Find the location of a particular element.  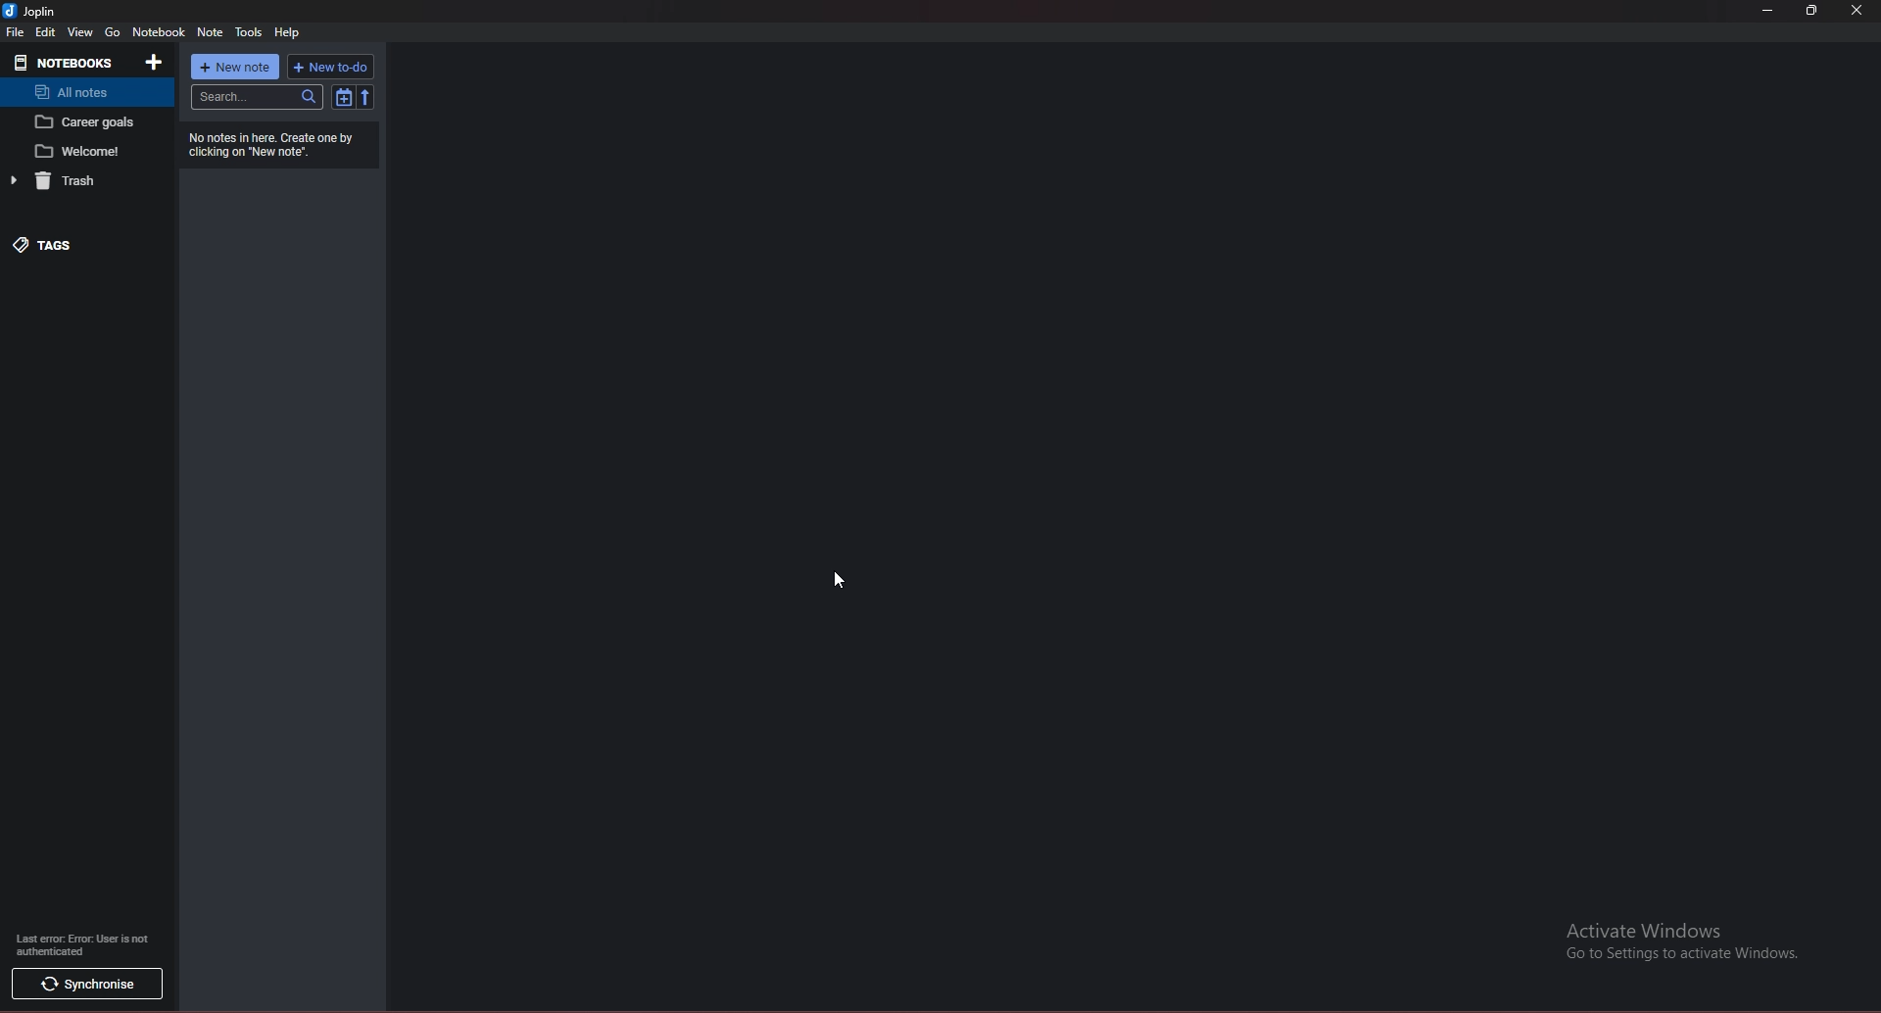

notebook is located at coordinates (159, 33).